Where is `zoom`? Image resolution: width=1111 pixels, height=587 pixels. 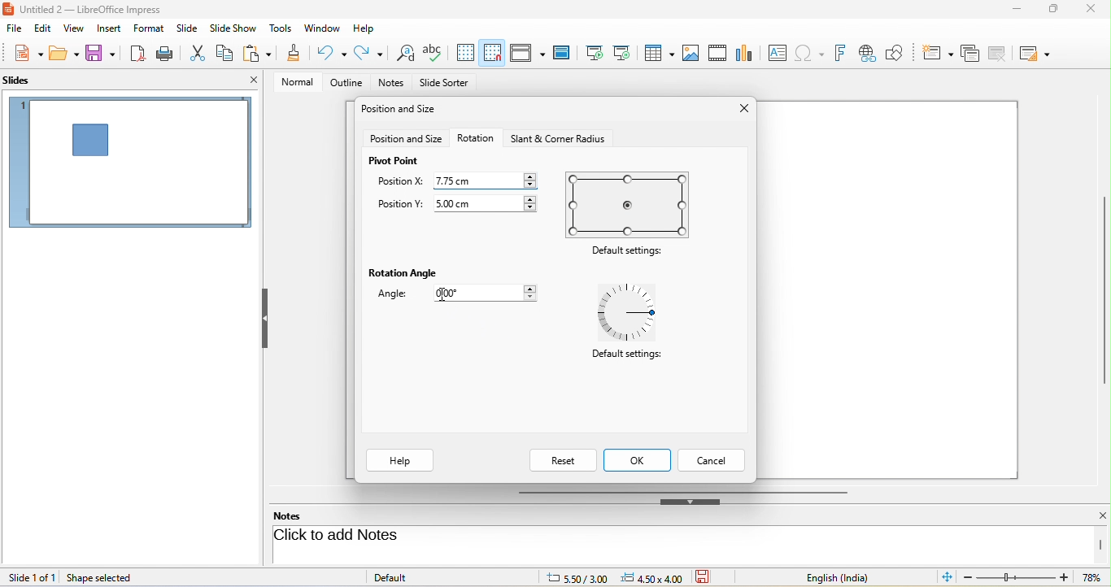 zoom is located at coordinates (1035, 579).